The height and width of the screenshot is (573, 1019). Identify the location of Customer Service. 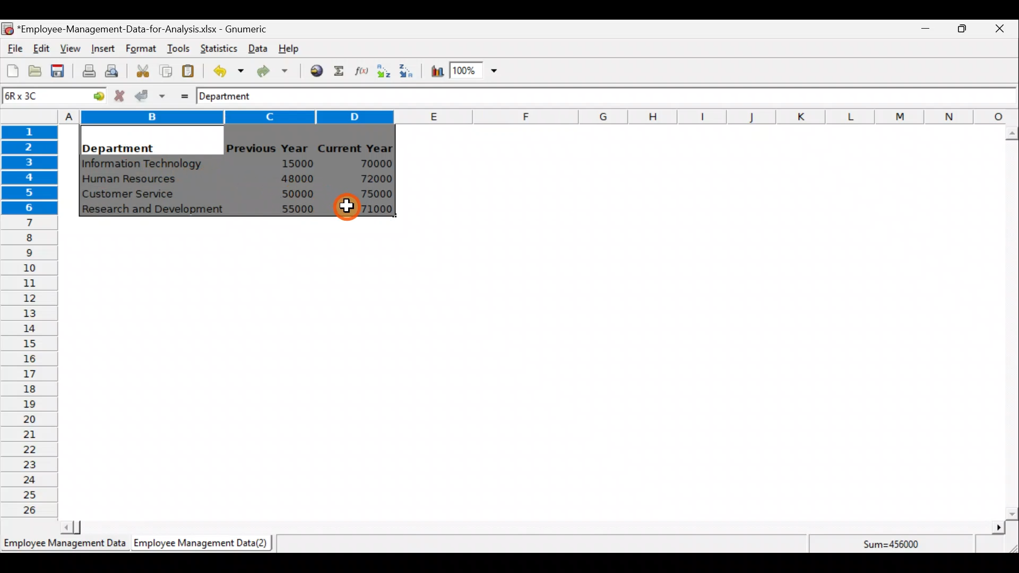
(131, 196).